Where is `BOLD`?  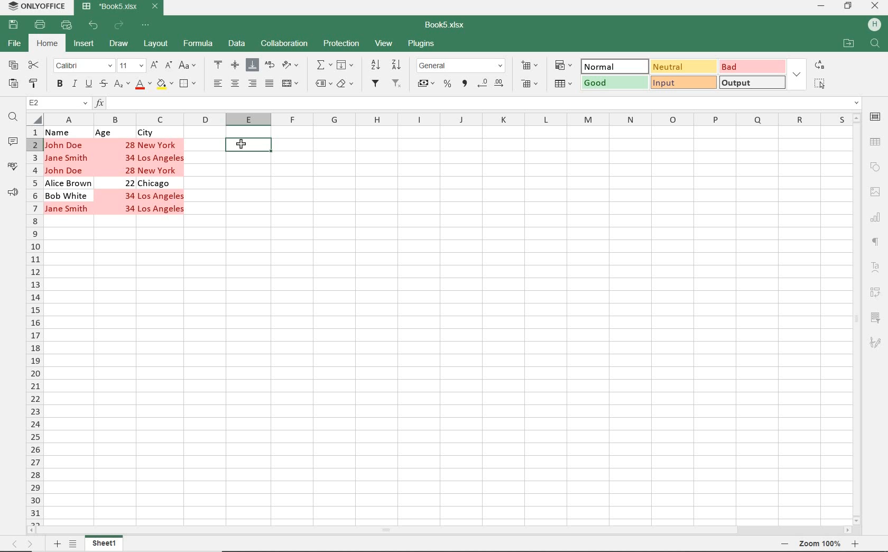
BOLD is located at coordinates (59, 85).